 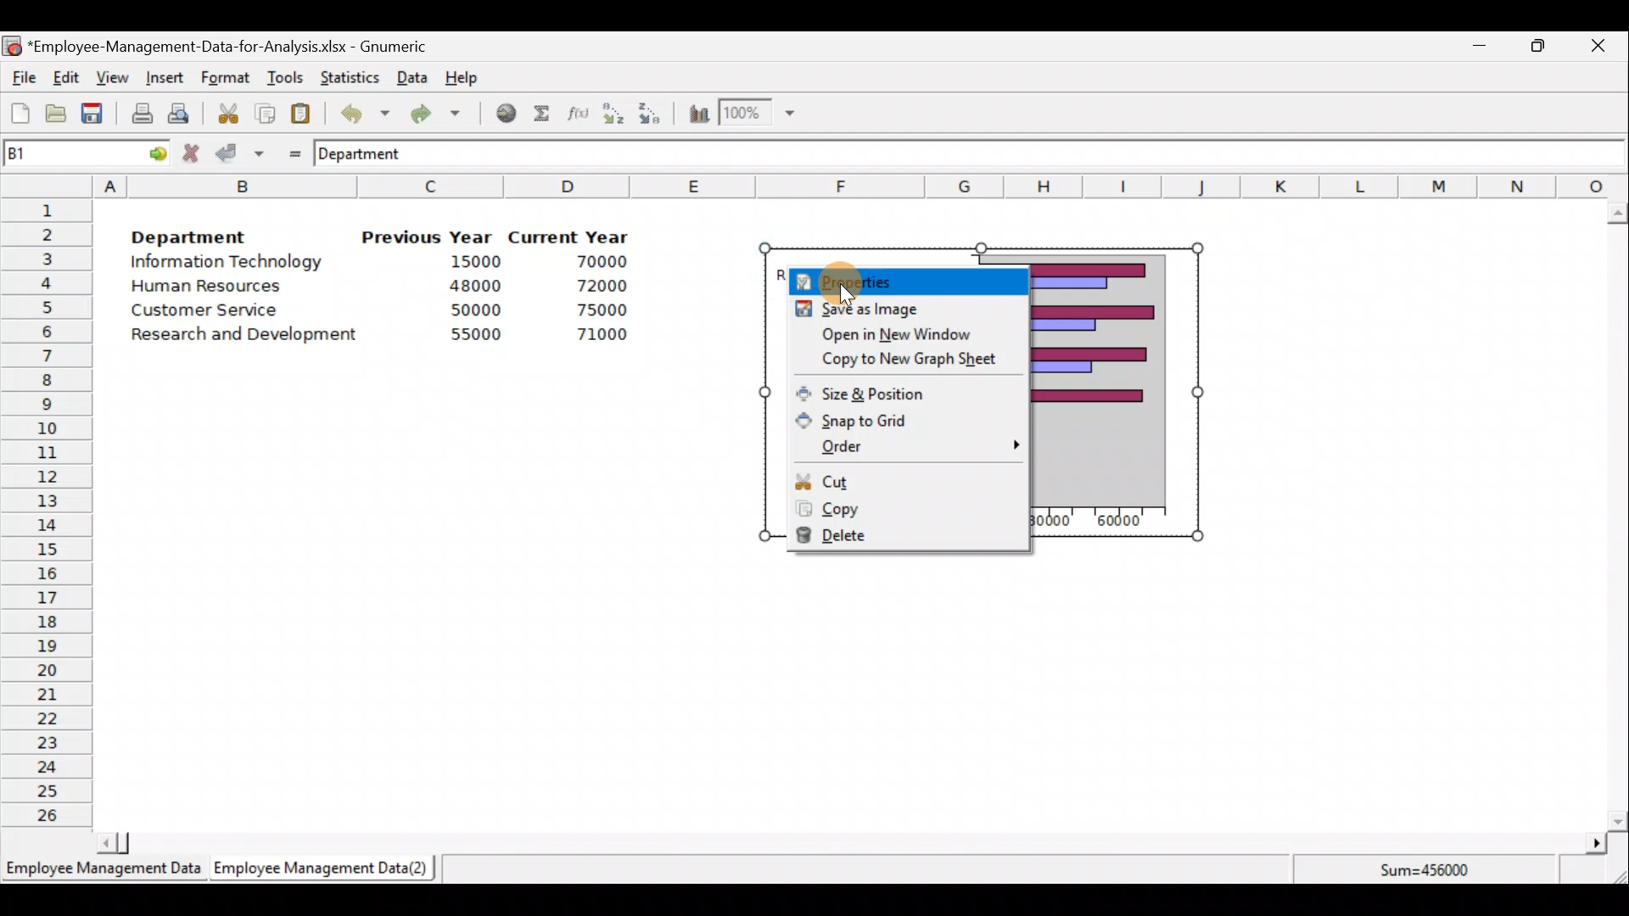 What do you see at coordinates (240, 152) in the screenshot?
I see `Accept change` at bounding box center [240, 152].